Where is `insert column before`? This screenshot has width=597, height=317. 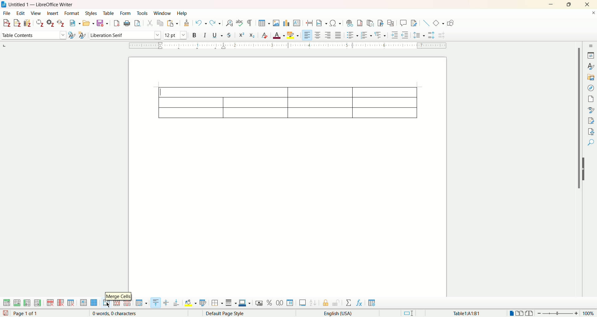 insert column before is located at coordinates (28, 301).